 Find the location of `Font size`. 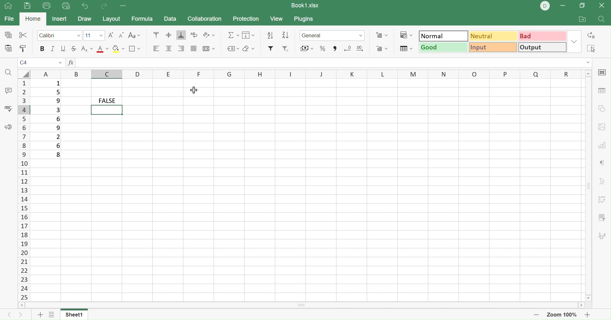

Font size is located at coordinates (94, 36).